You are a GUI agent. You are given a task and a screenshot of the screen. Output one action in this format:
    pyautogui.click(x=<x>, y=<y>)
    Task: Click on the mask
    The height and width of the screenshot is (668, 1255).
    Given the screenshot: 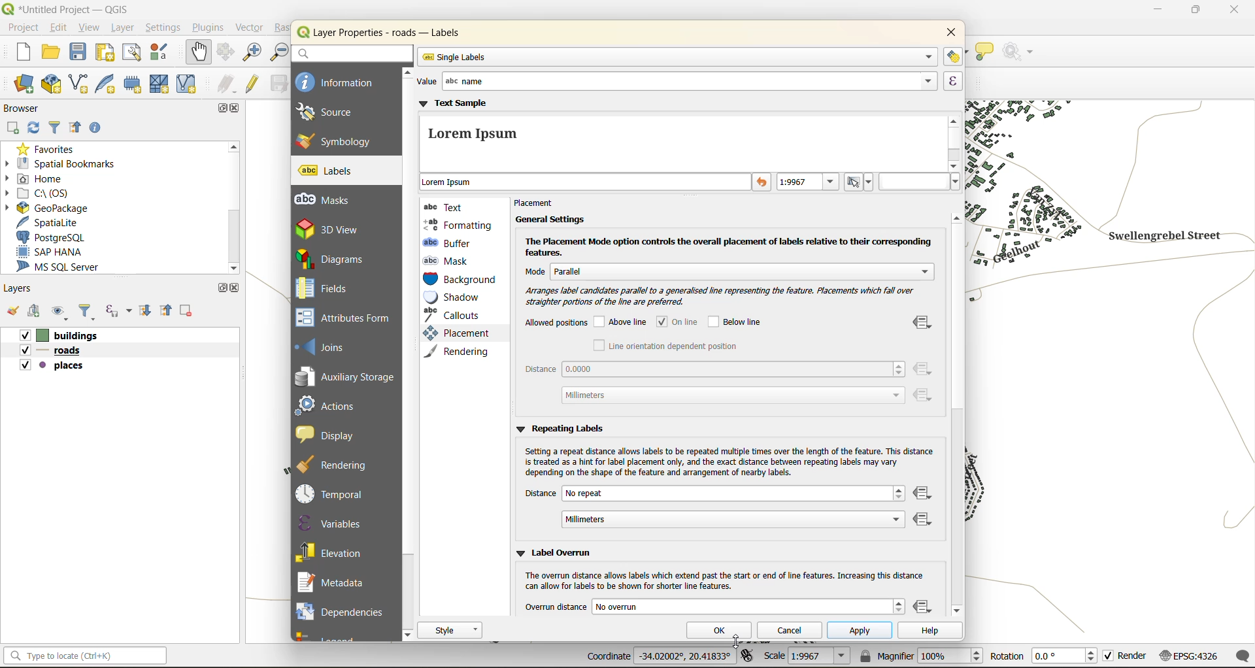 What is the action you would take?
    pyautogui.click(x=450, y=261)
    